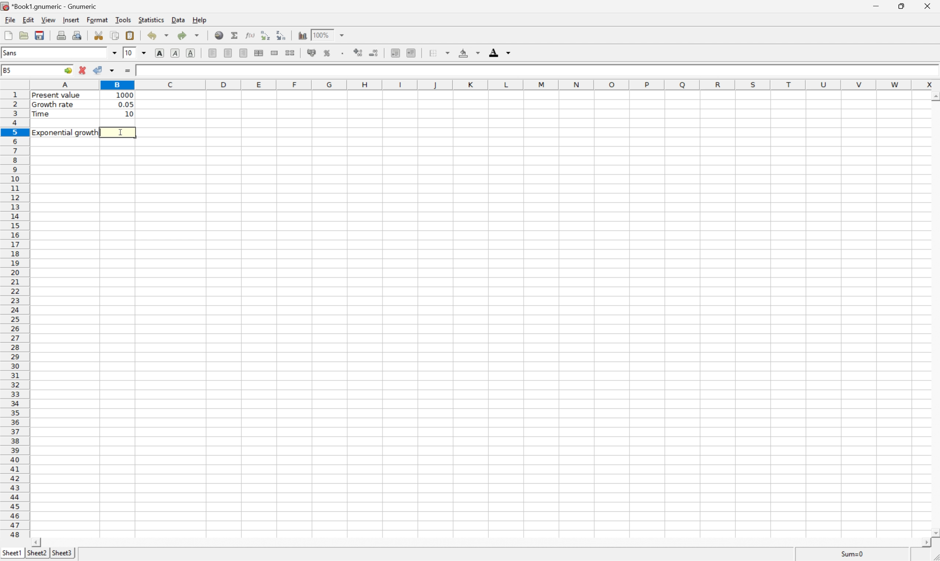  I want to click on Redo, so click(189, 36).